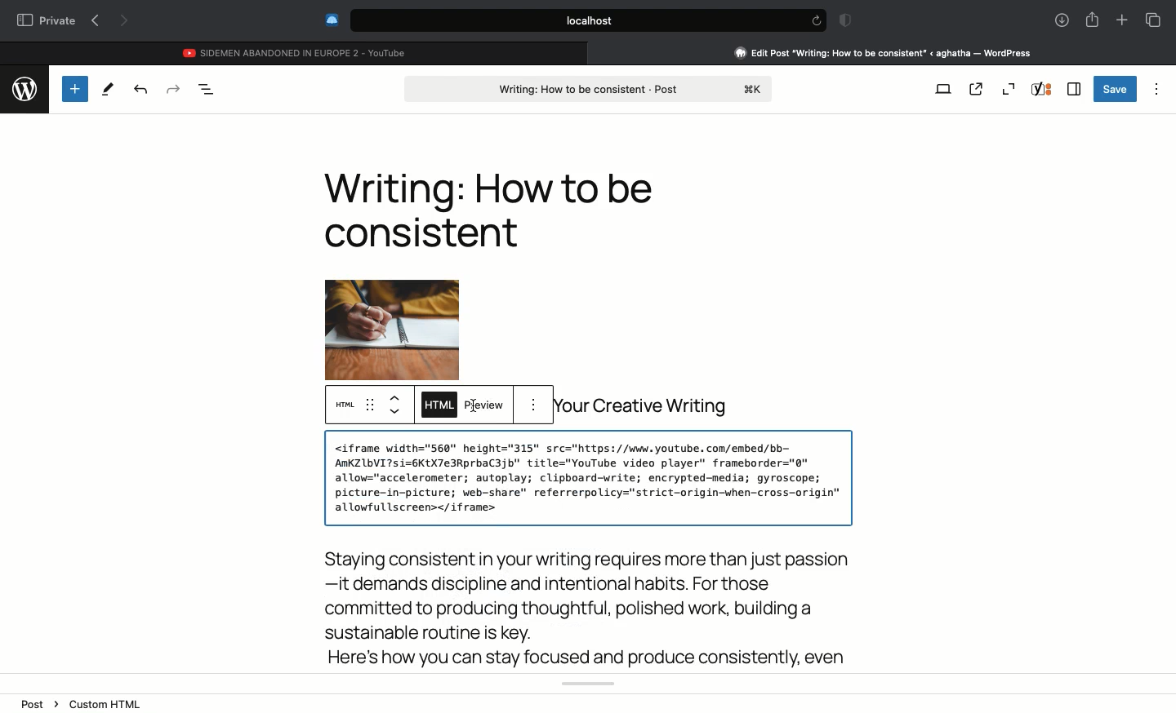 The width and height of the screenshot is (1176, 713). What do you see at coordinates (1008, 89) in the screenshot?
I see `Zoom out` at bounding box center [1008, 89].